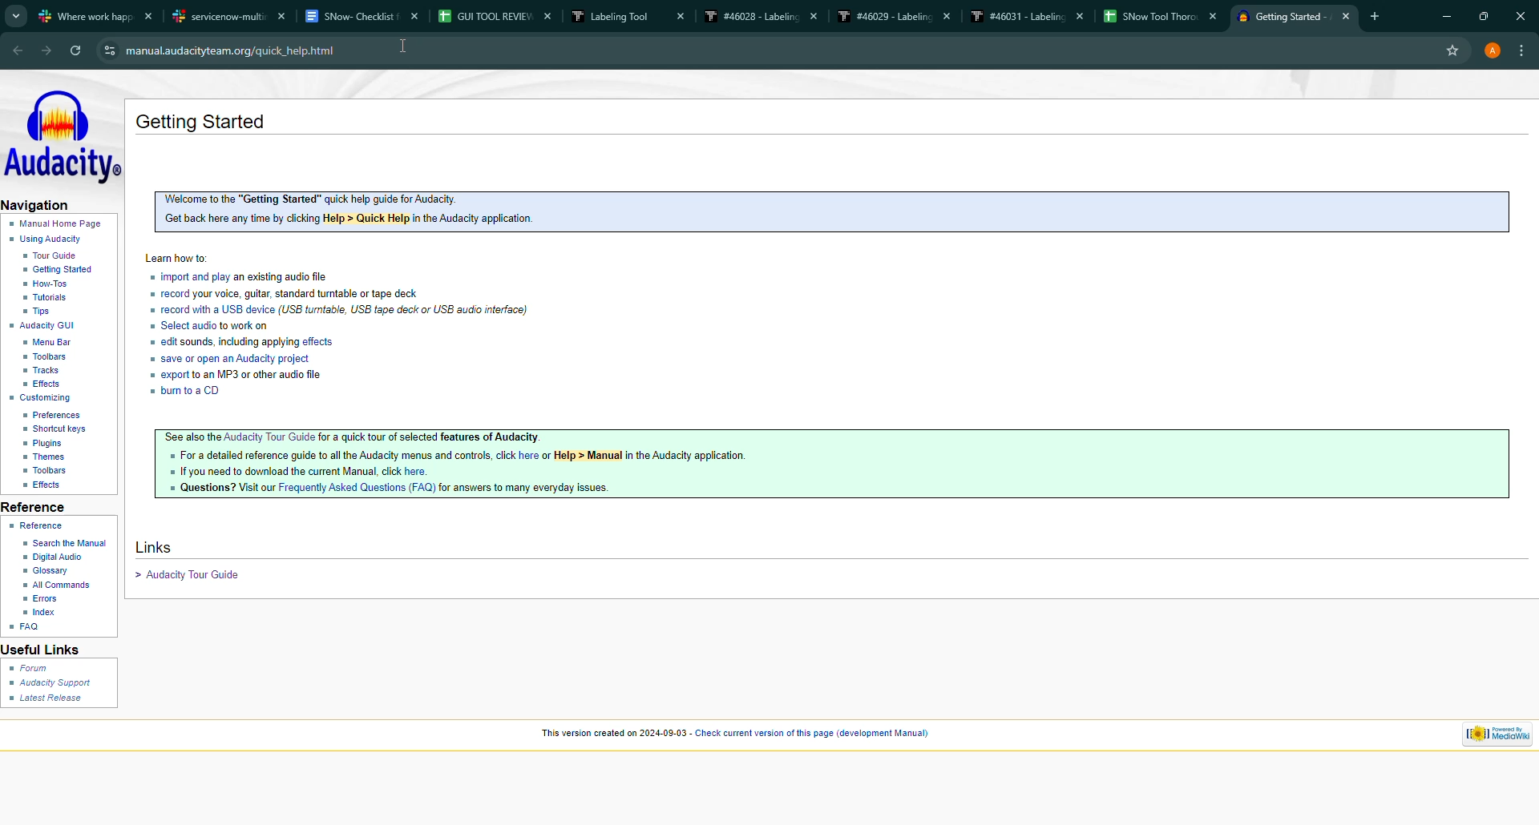 This screenshot has height=825, width=1539. I want to click on including applying, so click(258, 342).